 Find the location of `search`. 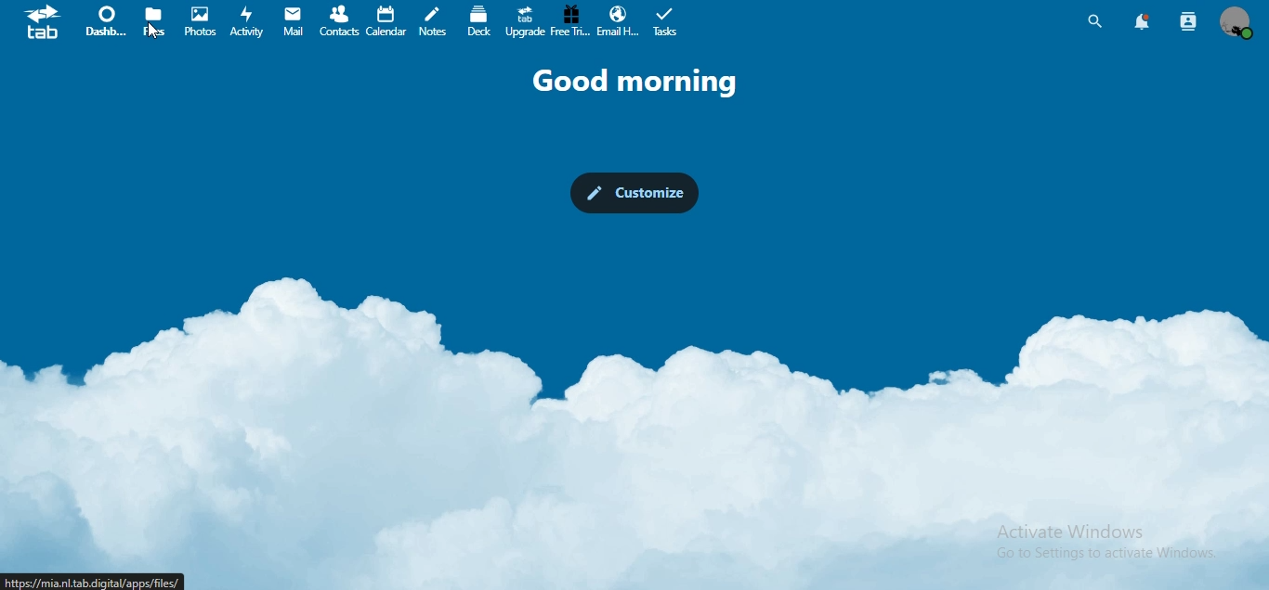

search is located at coordinates (1095, 21).